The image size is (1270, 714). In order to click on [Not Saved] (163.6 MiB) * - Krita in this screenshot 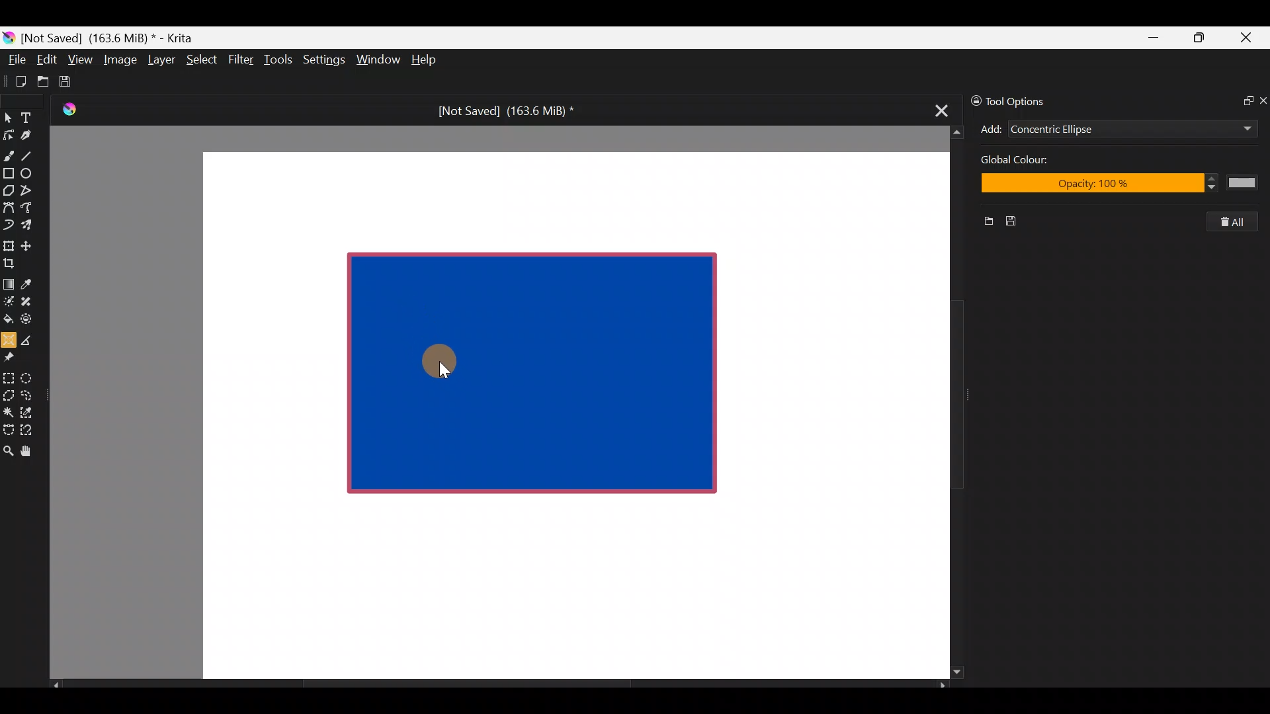, I will do `click(114, 37)`.